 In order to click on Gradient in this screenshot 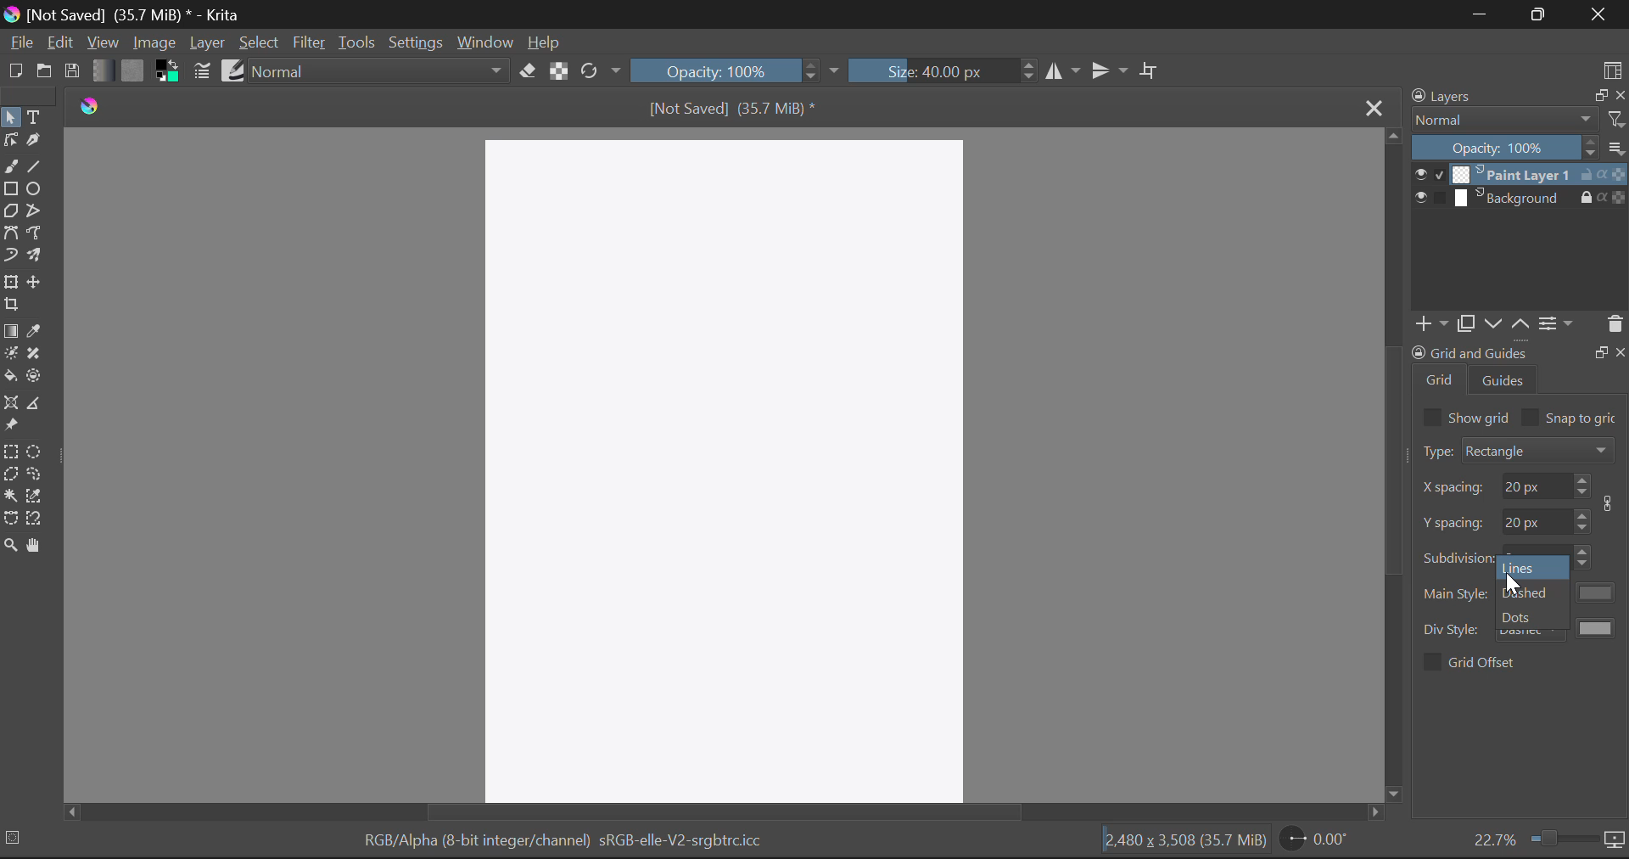, I will do `click(101, 69)`.